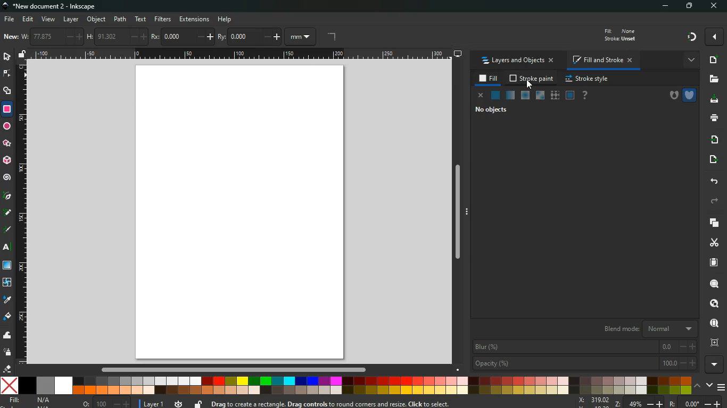 The width and height of the screenshot is (727, 408). Describe the element at coordinates (714, 364) in the screenshot. I see `more` at that location.